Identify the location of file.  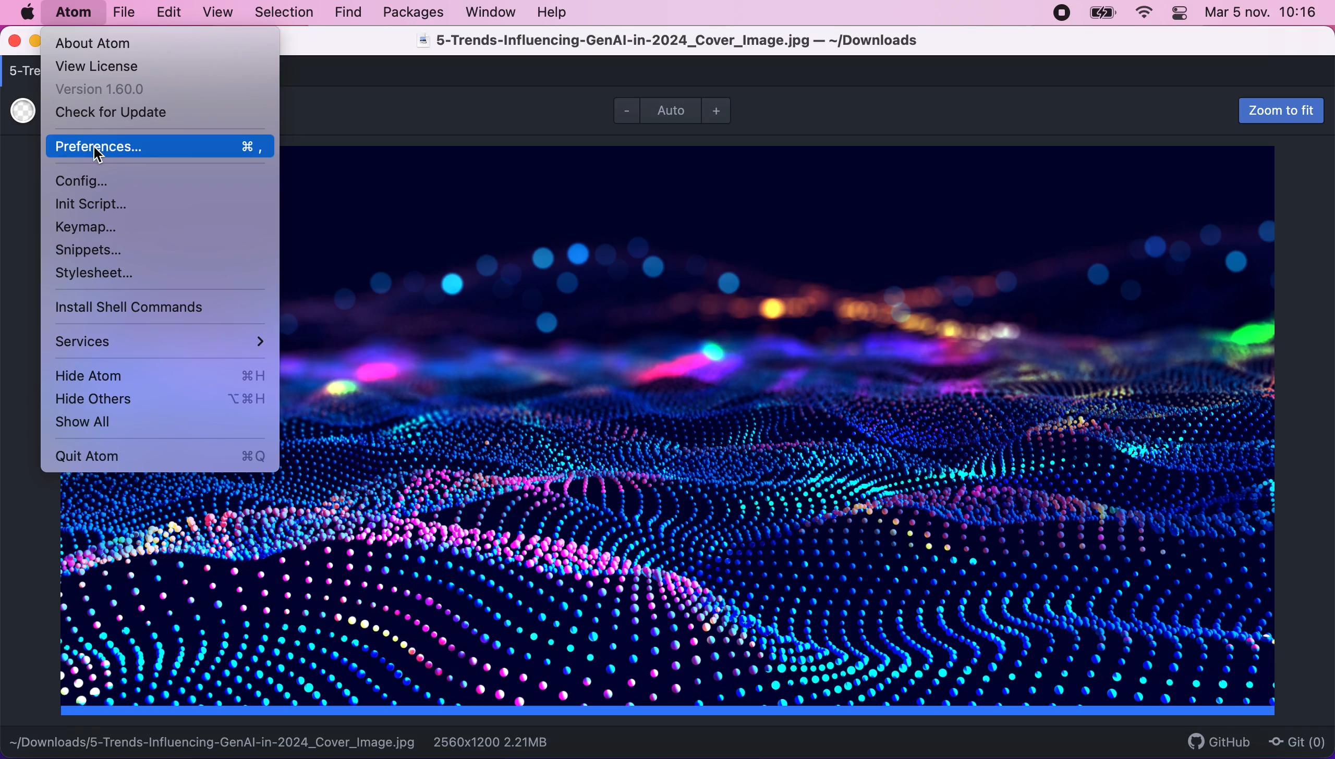
(123, 13).